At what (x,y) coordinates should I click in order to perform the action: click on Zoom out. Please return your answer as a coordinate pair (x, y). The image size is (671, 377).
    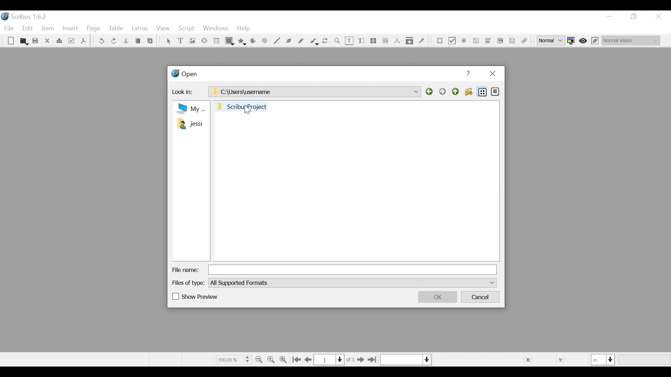
    Looking at the image, I should click on (260, 359).